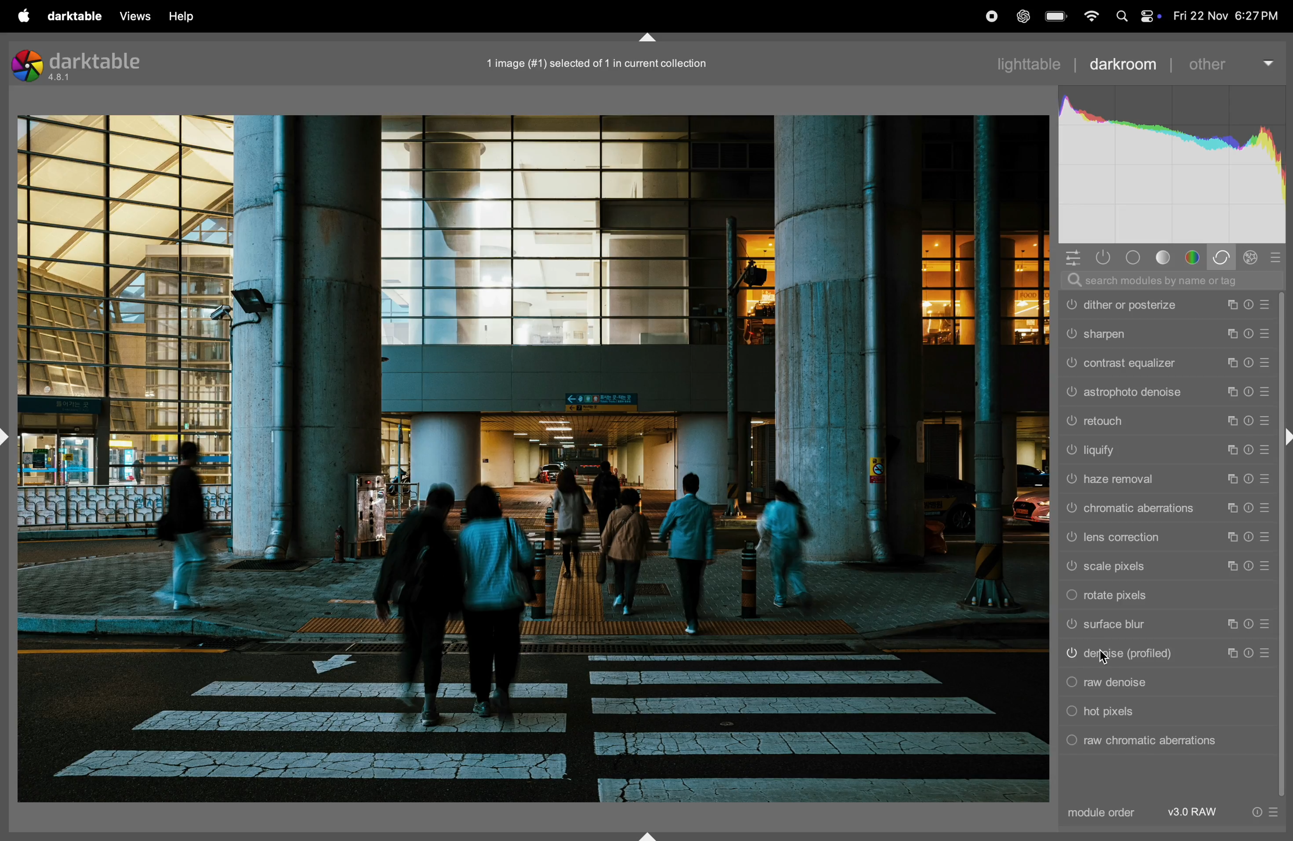 The width and height of the screenshot is (1293, 841). What do you see at coordinates (1172, 165) in the screenshot?
I see `histogram` at bounding box center [1172, 165].